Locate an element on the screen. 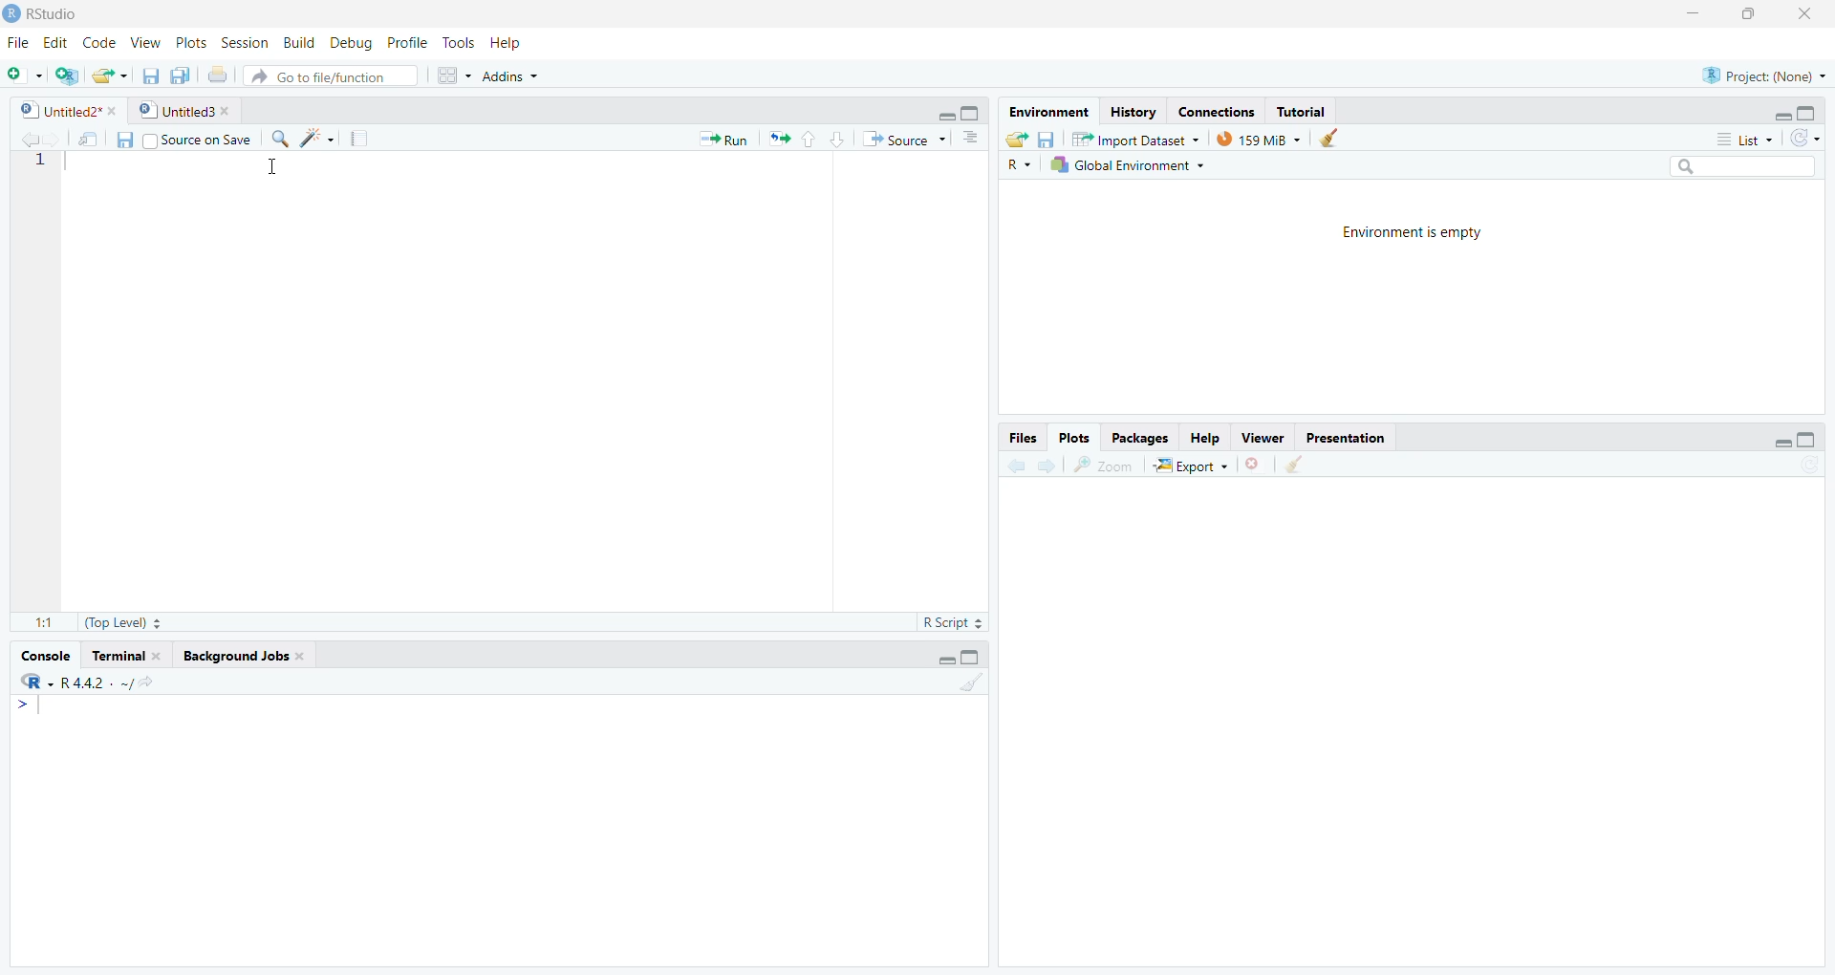 The width and height of the screenshot is (1835, 975). Show document Outline is located at coordinates (973, 137).